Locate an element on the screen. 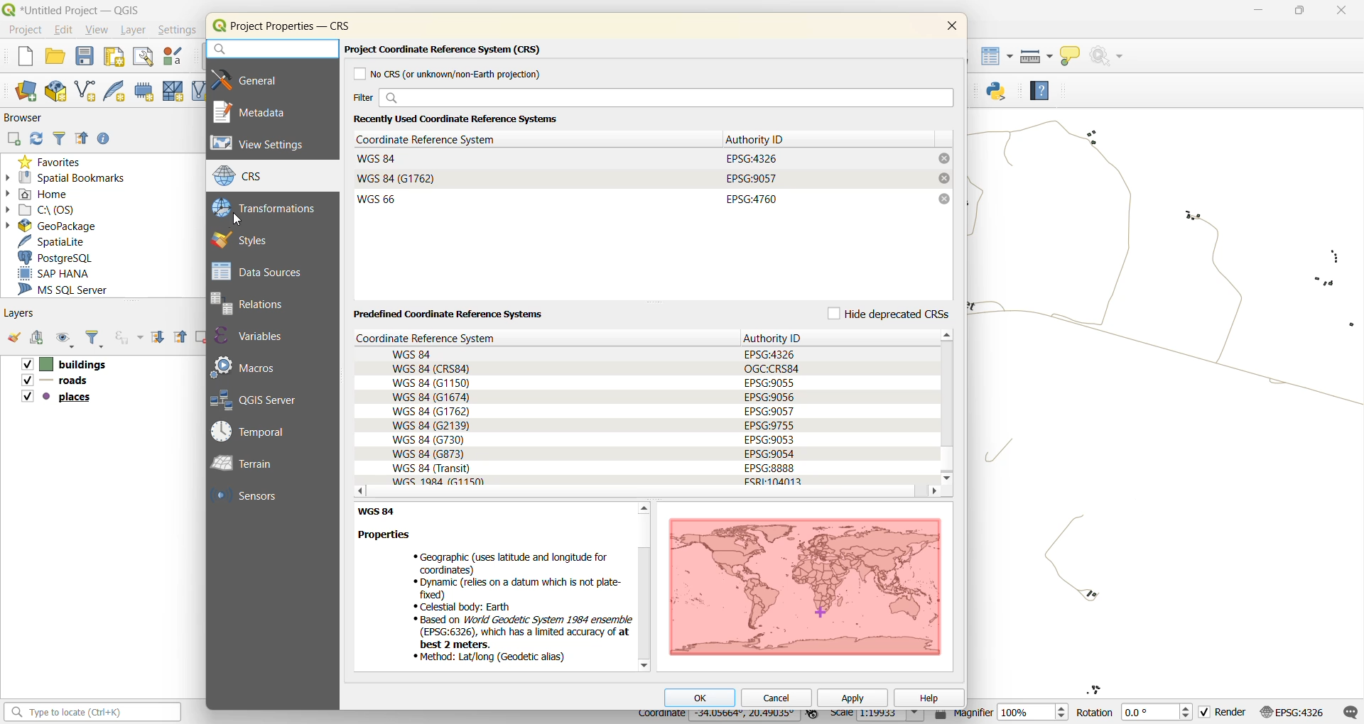 The height and width of the screenshot is (724, 1364). WGS 84 (G2149) is located at coordinates (431, 426).